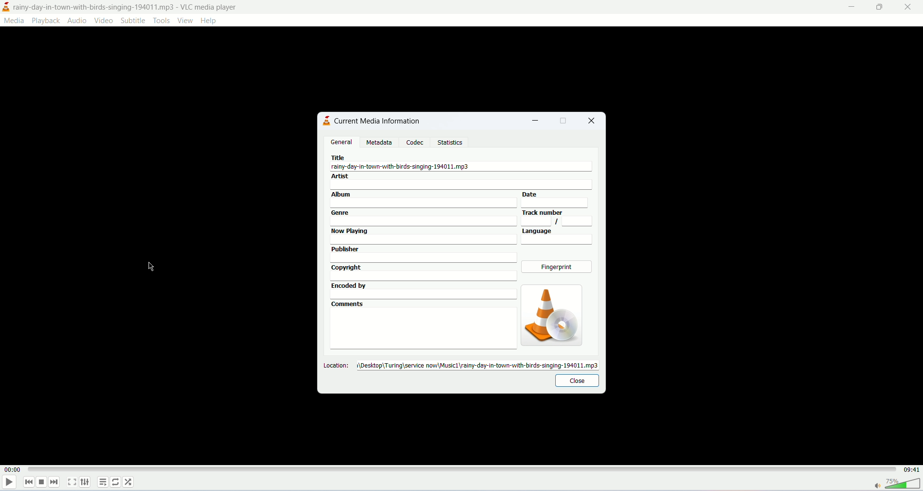 Image resolution: width=923 pixels, height=491 pixels. I want to click on next, so click(55, 482).